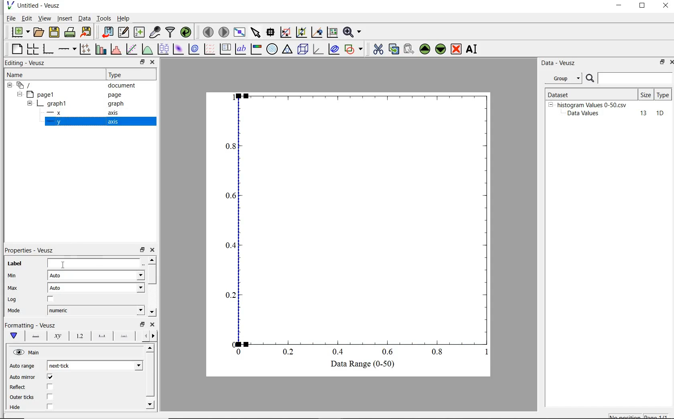 This screenshot has height=419, width=674. I want to click on y-axis, so click(55, 122).